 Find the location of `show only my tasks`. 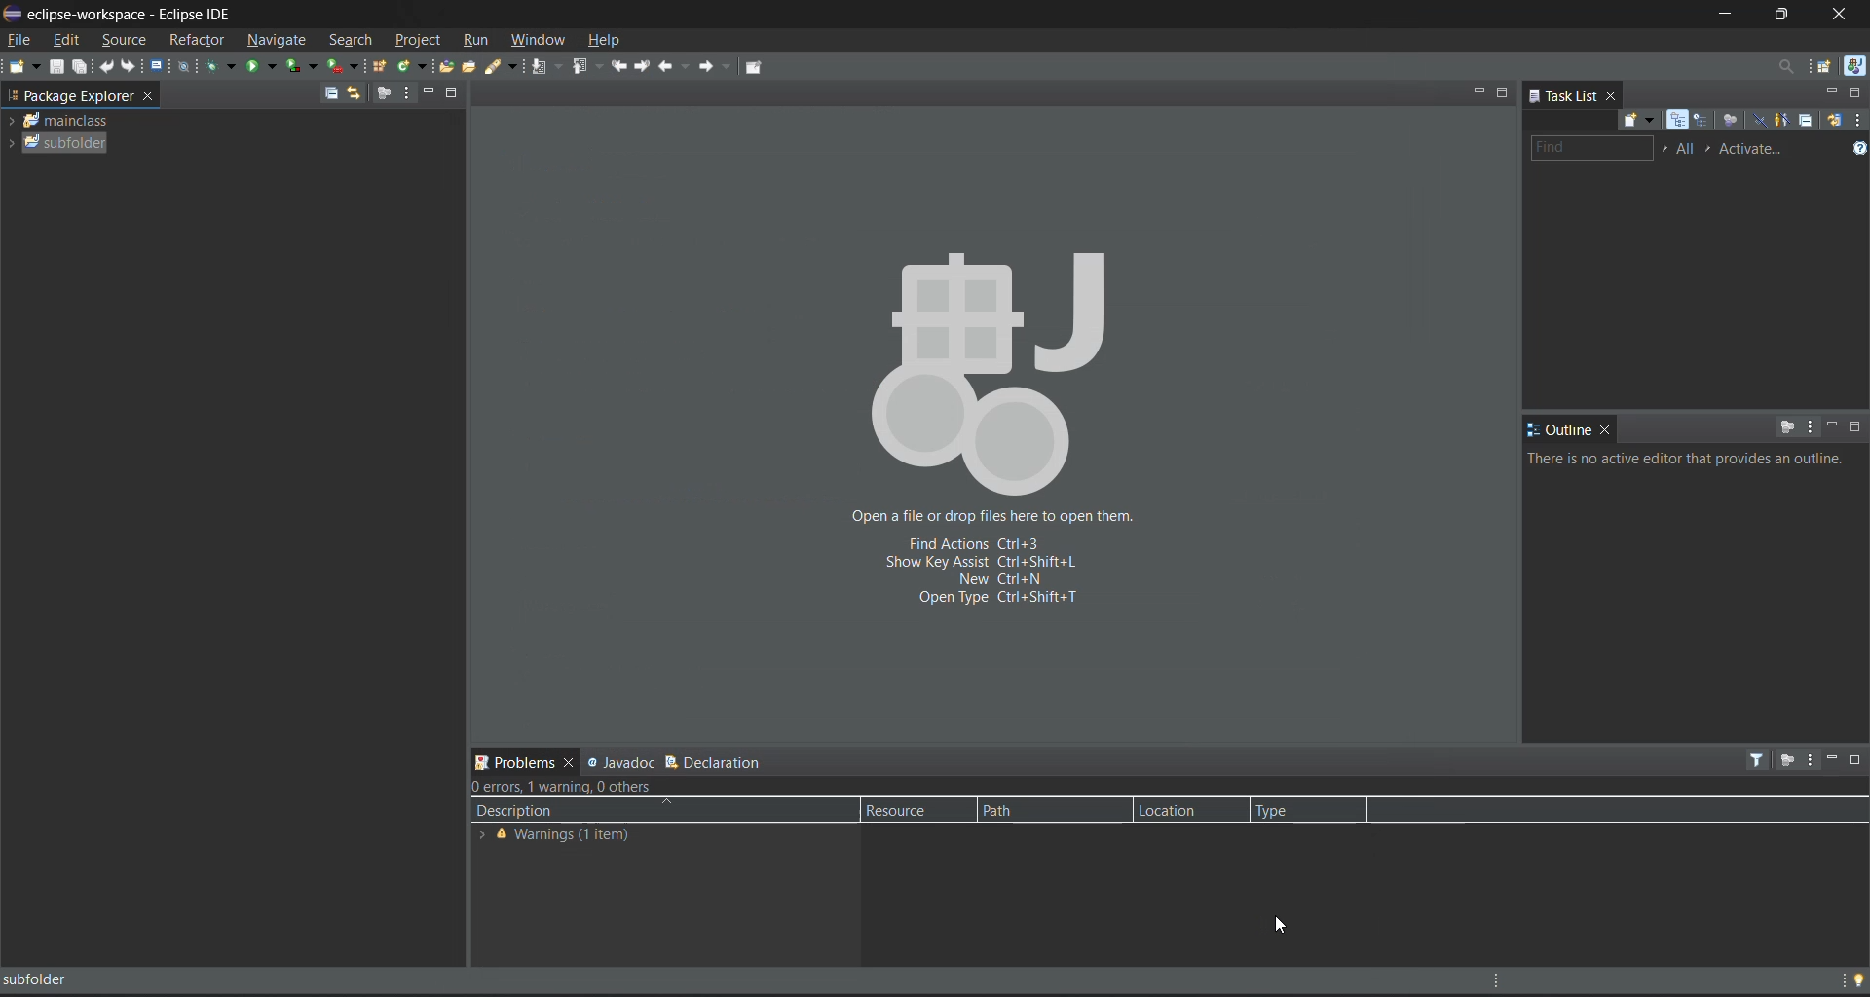

show only my tasks is located at coordinates (1785, 120).